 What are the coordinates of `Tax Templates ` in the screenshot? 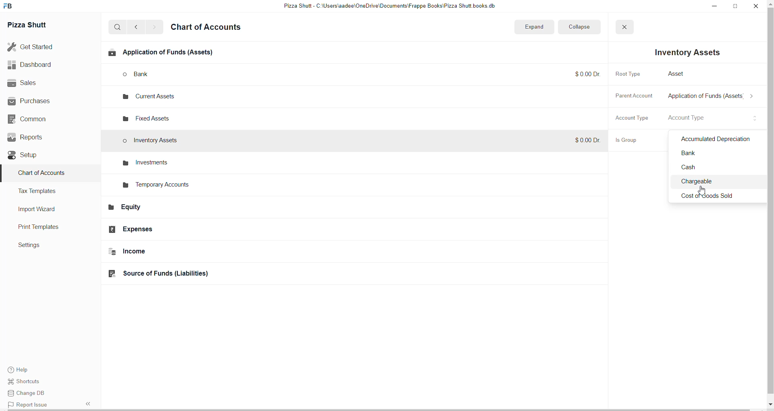 It's located at (47, 192).